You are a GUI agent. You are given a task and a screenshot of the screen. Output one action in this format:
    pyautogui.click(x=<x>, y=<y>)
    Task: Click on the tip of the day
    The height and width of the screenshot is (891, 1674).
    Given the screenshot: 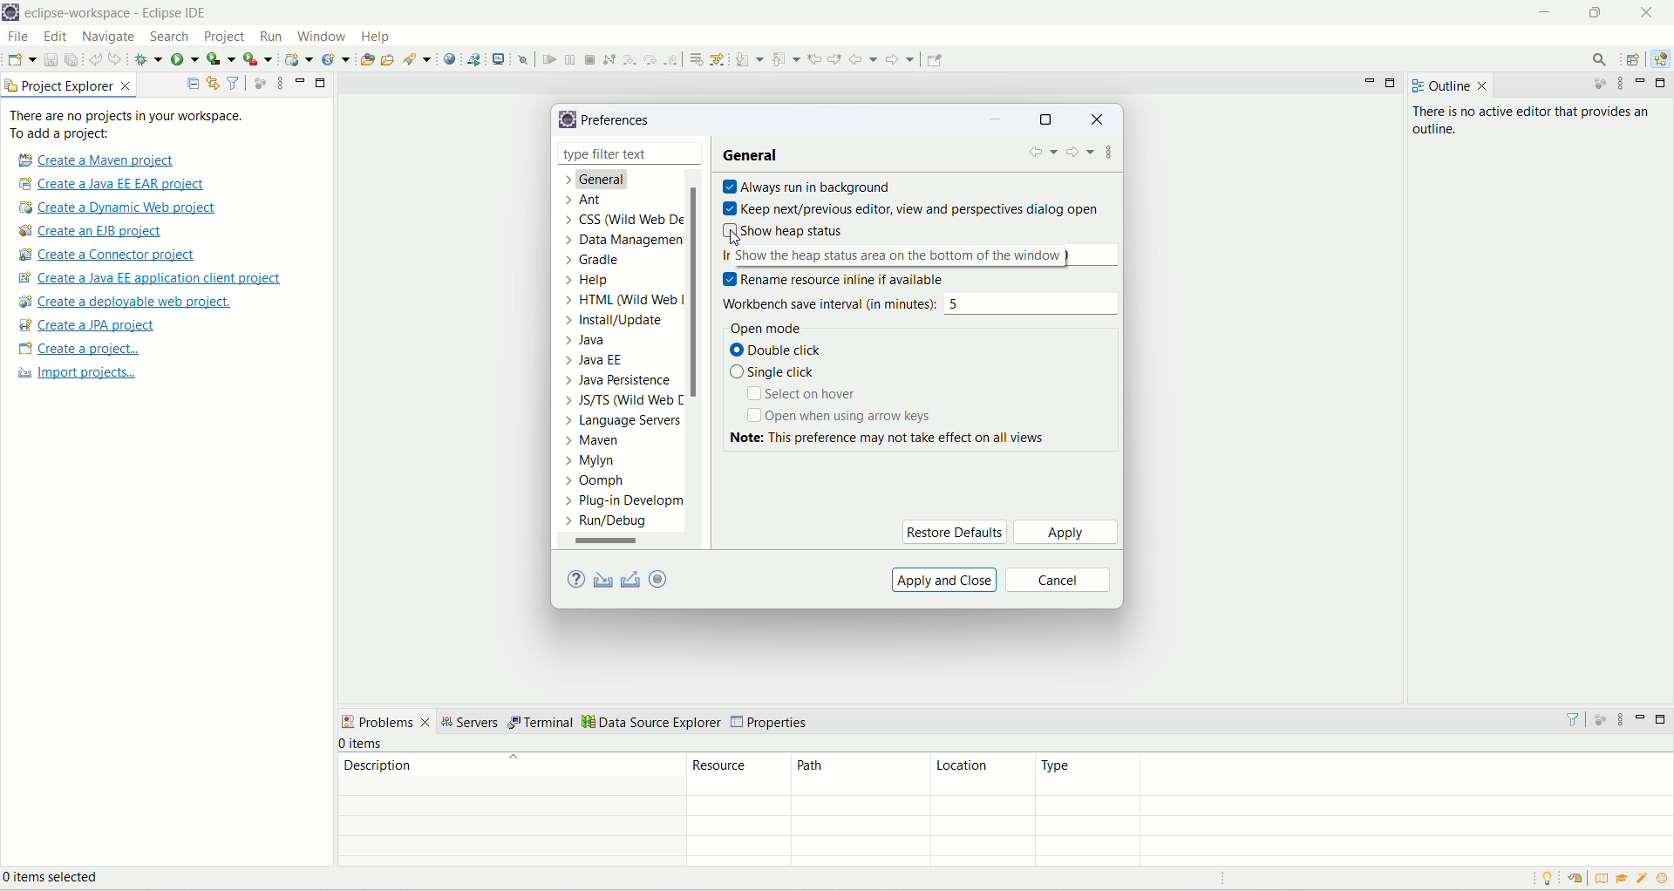 What is the action you would take?
    pyautogui.click(x=1551, y=878)
    